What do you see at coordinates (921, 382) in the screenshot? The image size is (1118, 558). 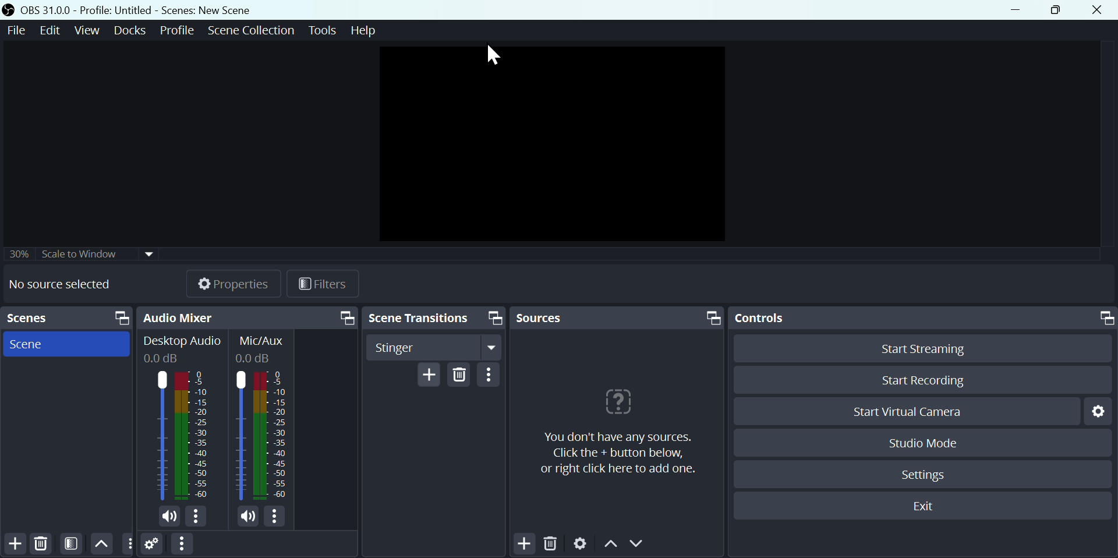 I see `Start recording` at bounding box center [921, 382].